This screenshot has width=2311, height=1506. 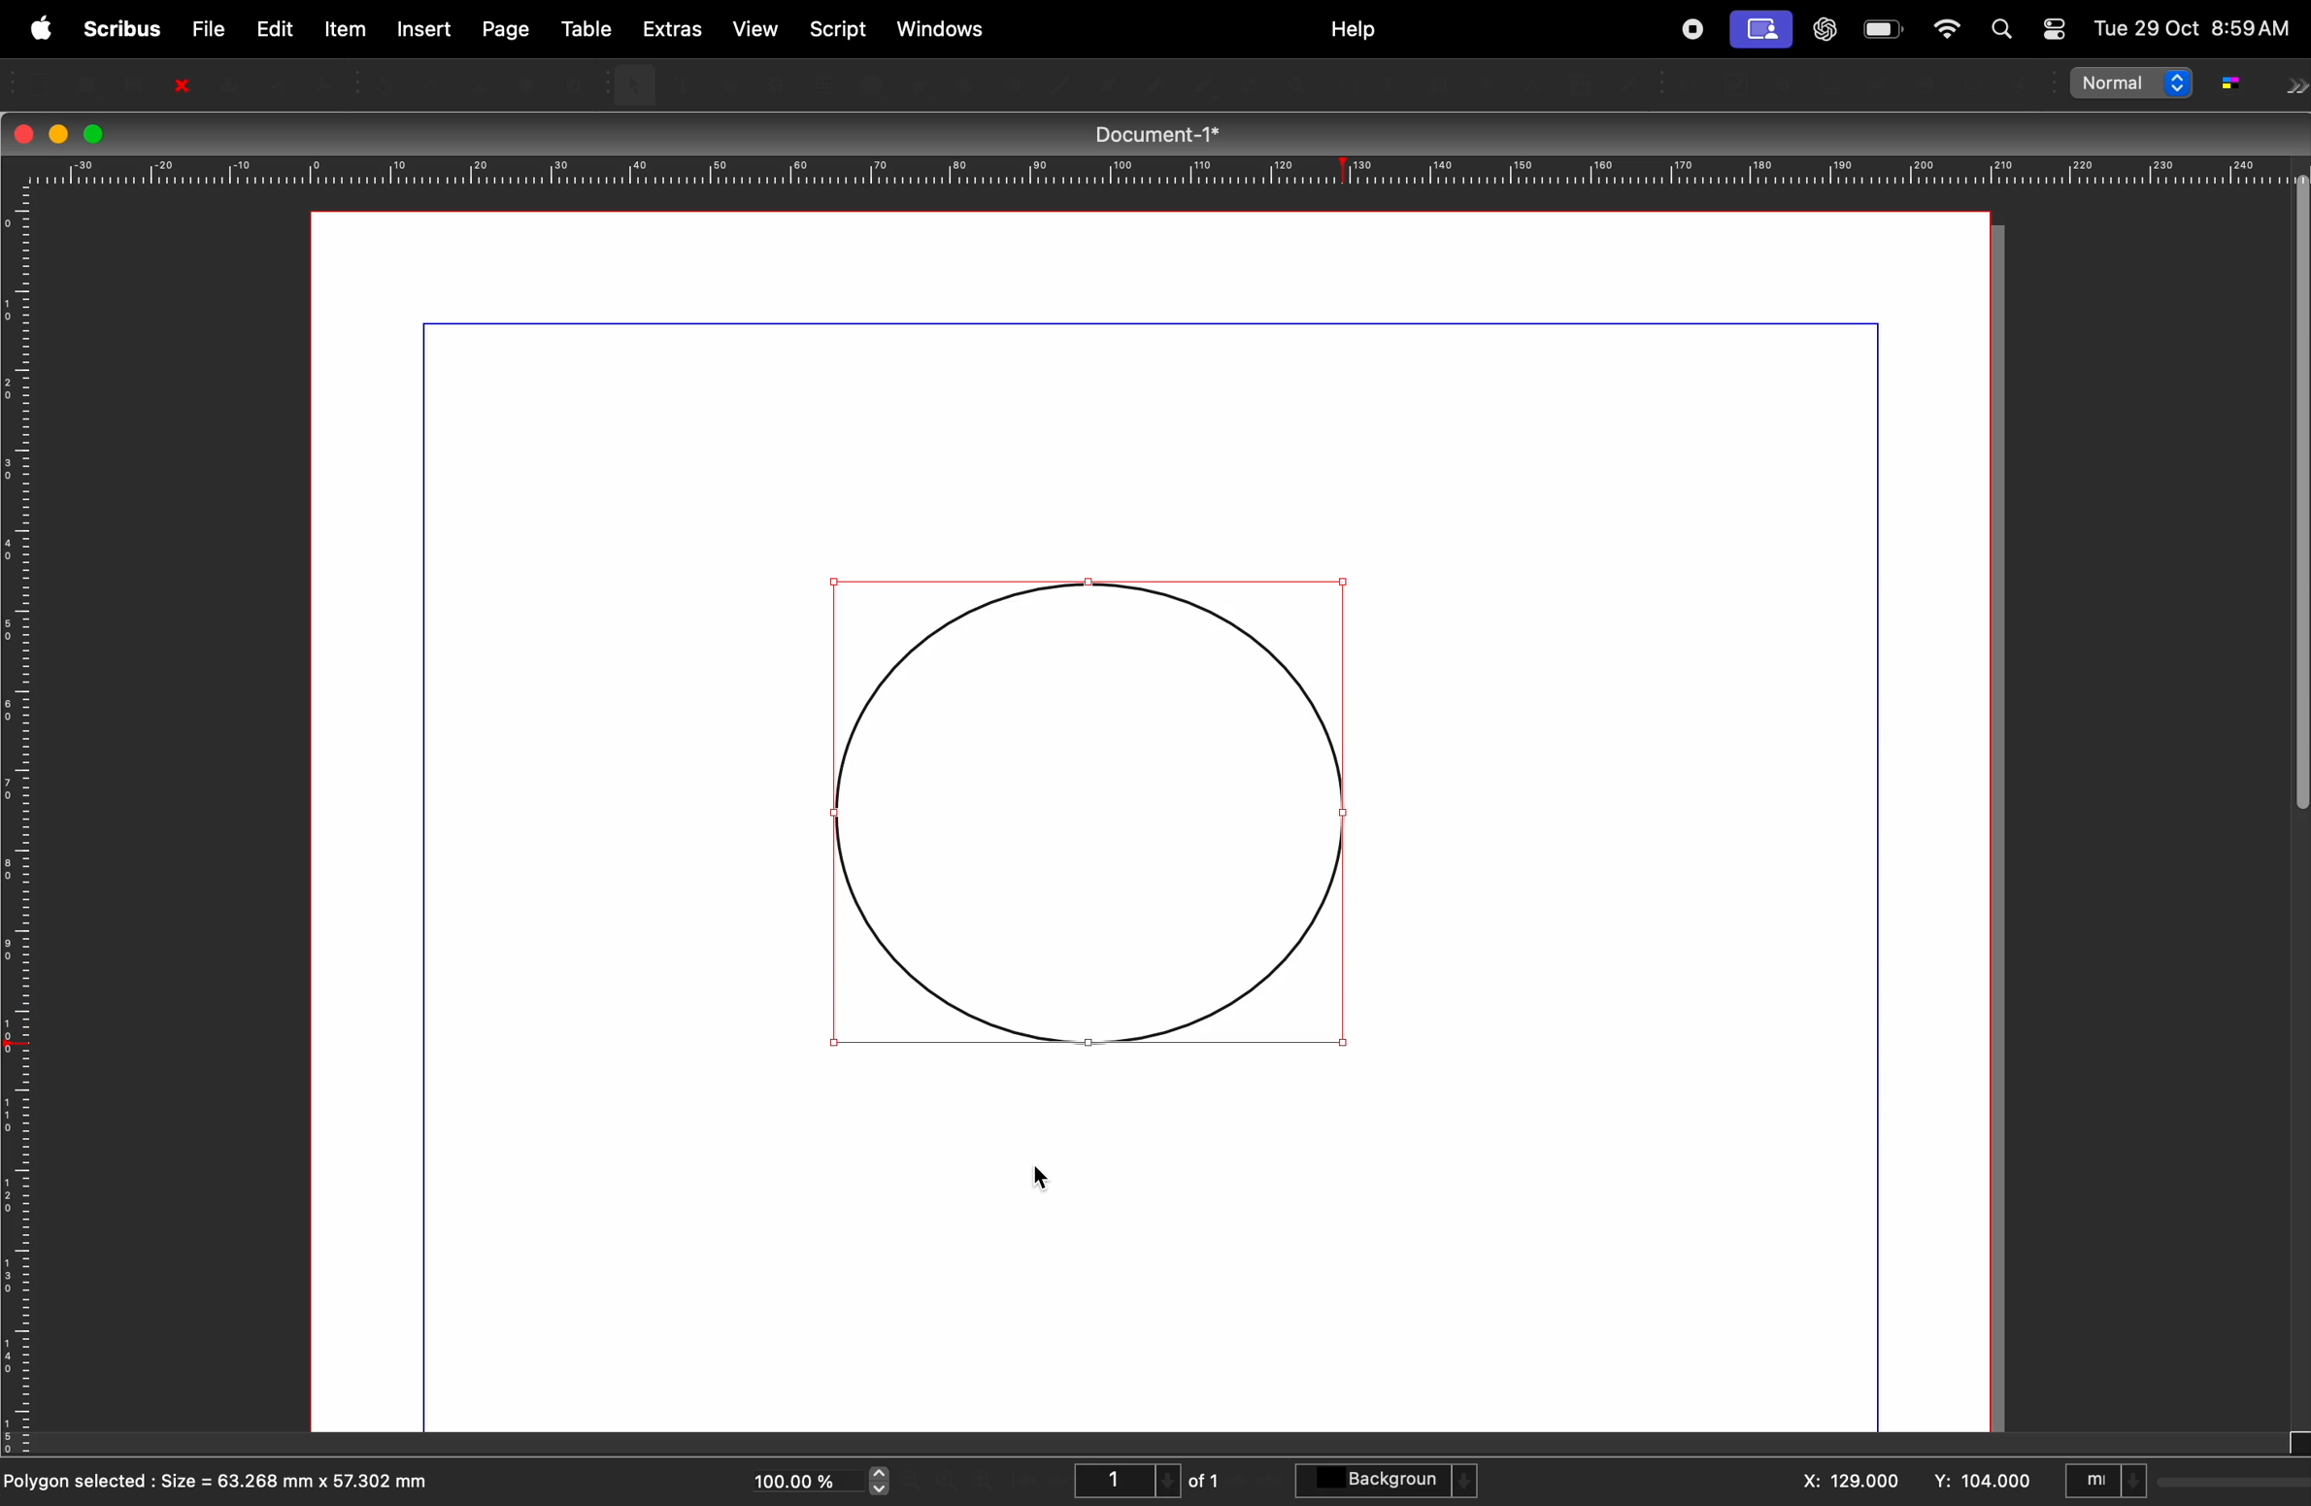 I want to click on cast, so click(x=1764, y=30).